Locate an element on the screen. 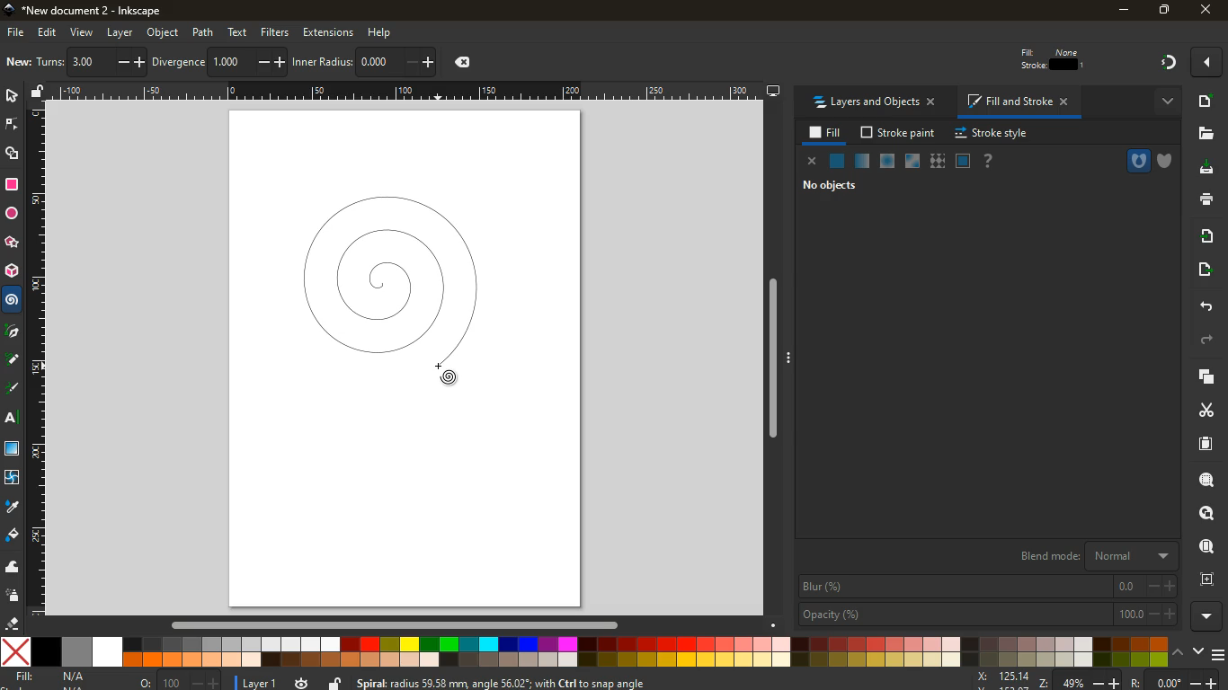  desktop is located at coordinates (773, 93).